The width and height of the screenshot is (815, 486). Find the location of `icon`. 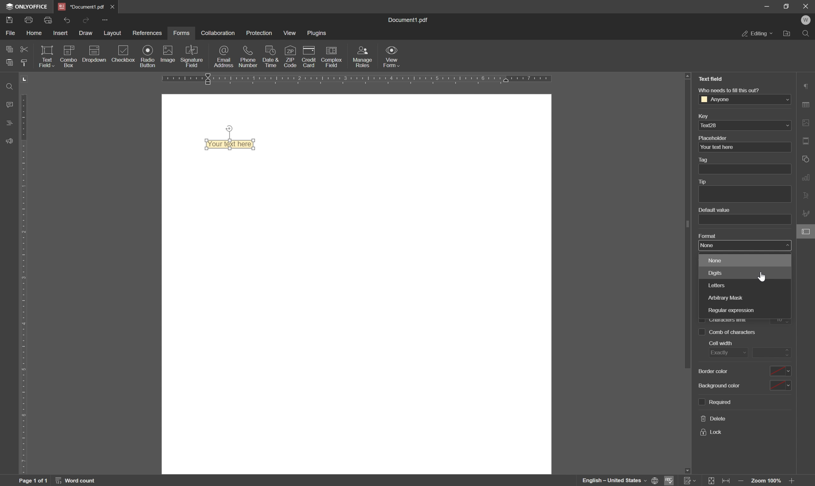

icon is located at coordinates (95, 50).